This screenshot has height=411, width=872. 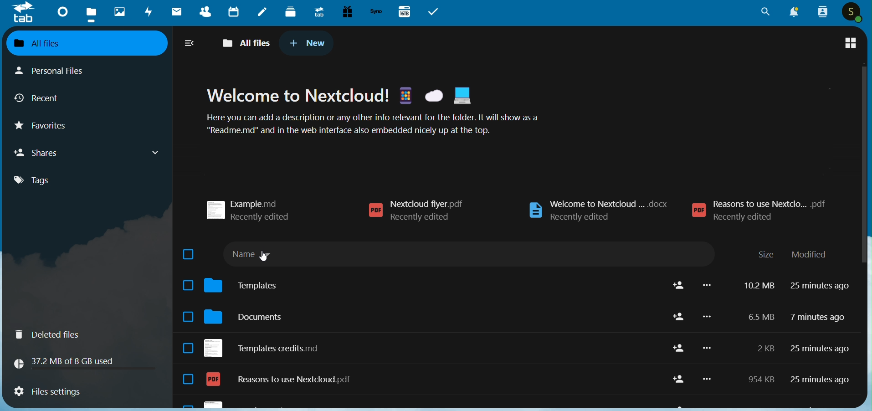 I want to click on tab, so click(x=23, y=13).